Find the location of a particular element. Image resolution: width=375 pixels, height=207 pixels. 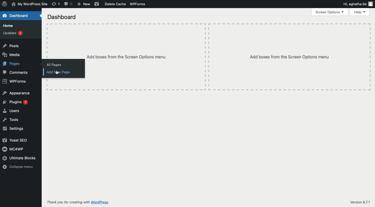

Users is located at coordinates (11, 111).